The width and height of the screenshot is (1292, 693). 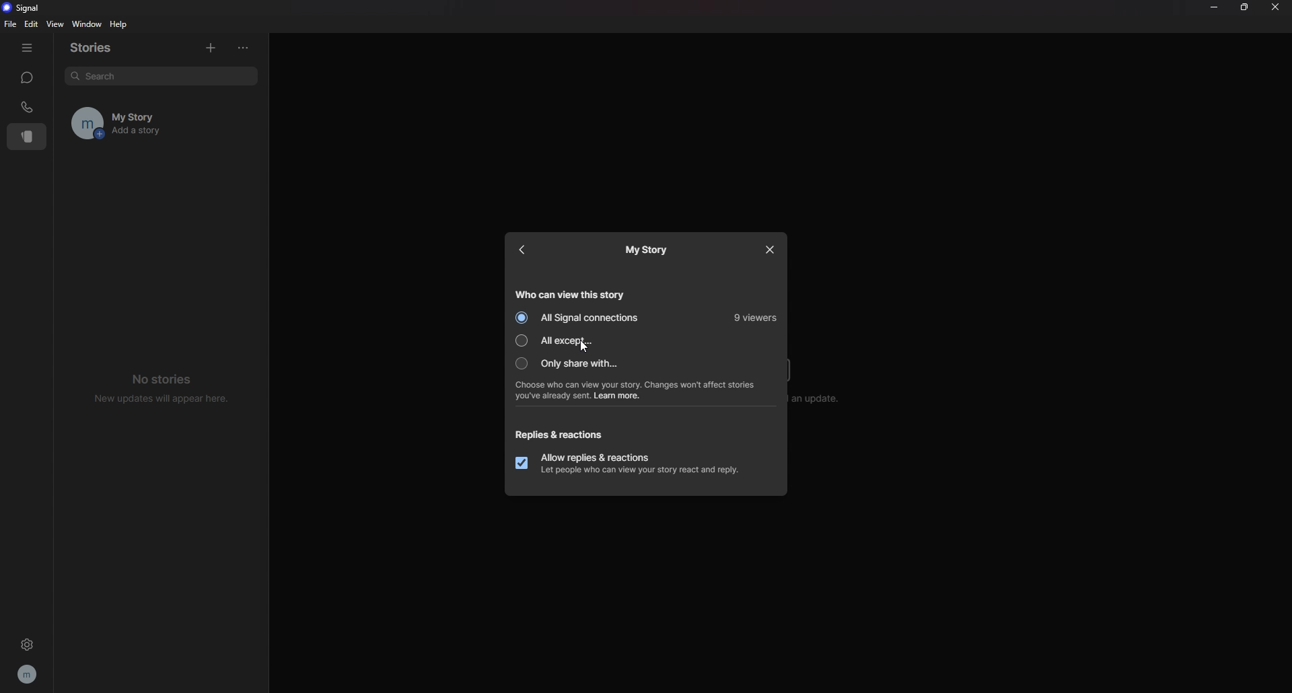 What do you see at coordinates (1275, 6) in the screenshot?
I see `close` at bounding box center [1275, 6].